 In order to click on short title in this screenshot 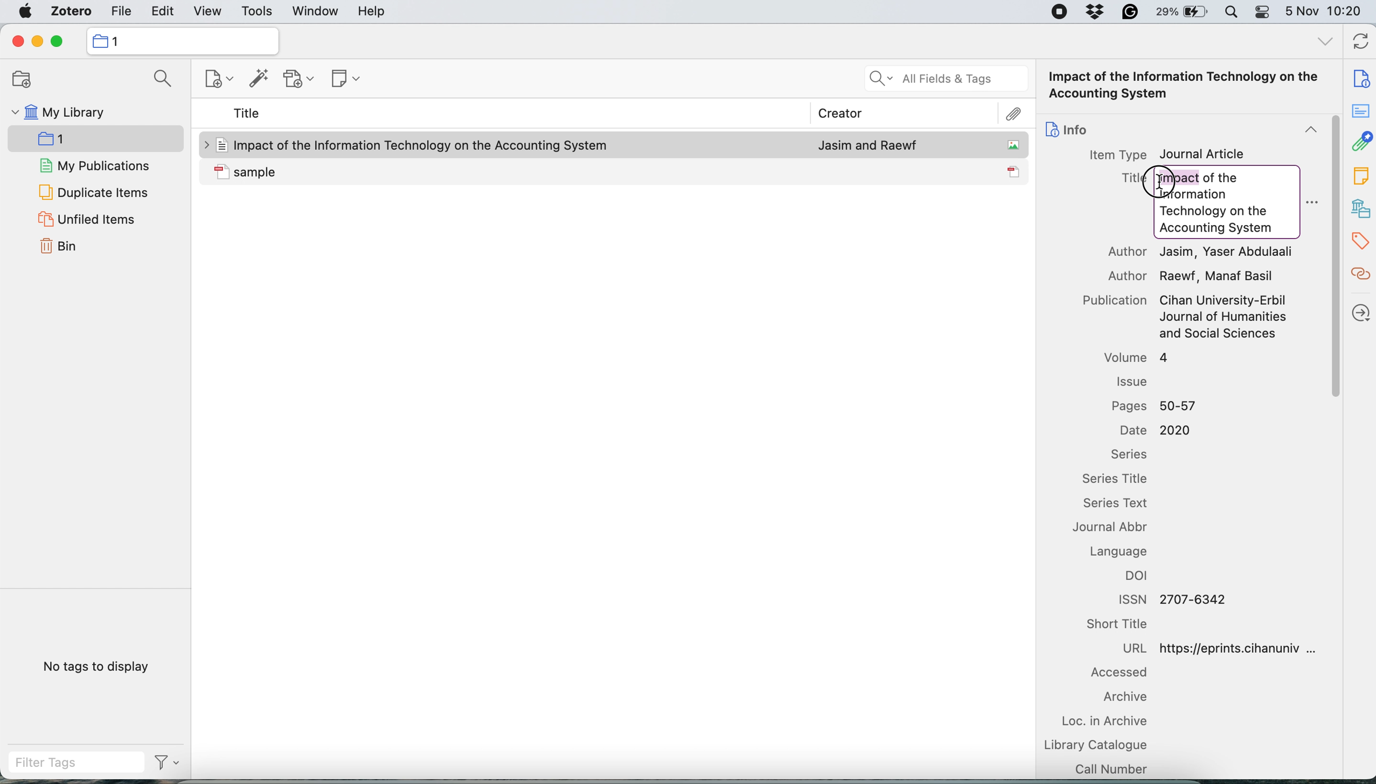, I will do `click(1120, 625)`.